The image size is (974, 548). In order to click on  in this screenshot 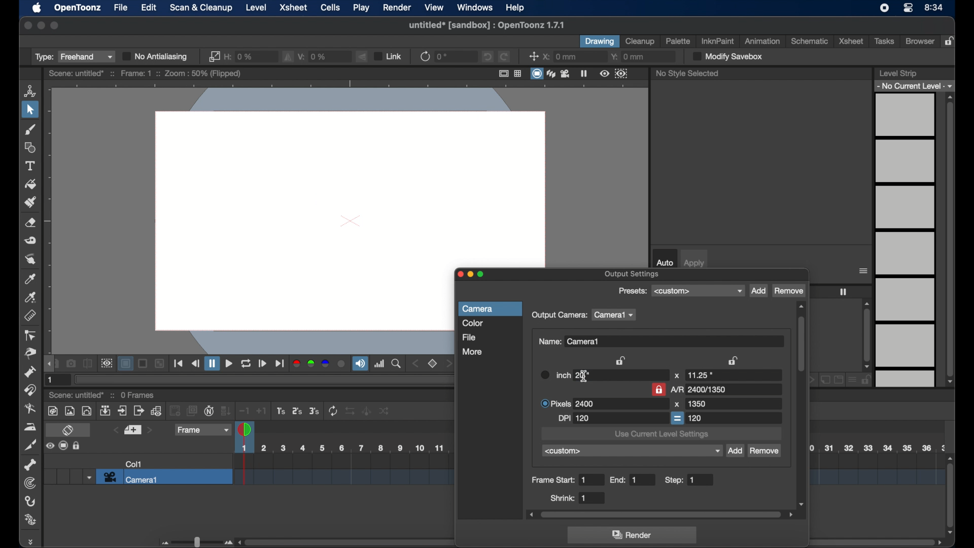, I will do `click(63, 446)`.